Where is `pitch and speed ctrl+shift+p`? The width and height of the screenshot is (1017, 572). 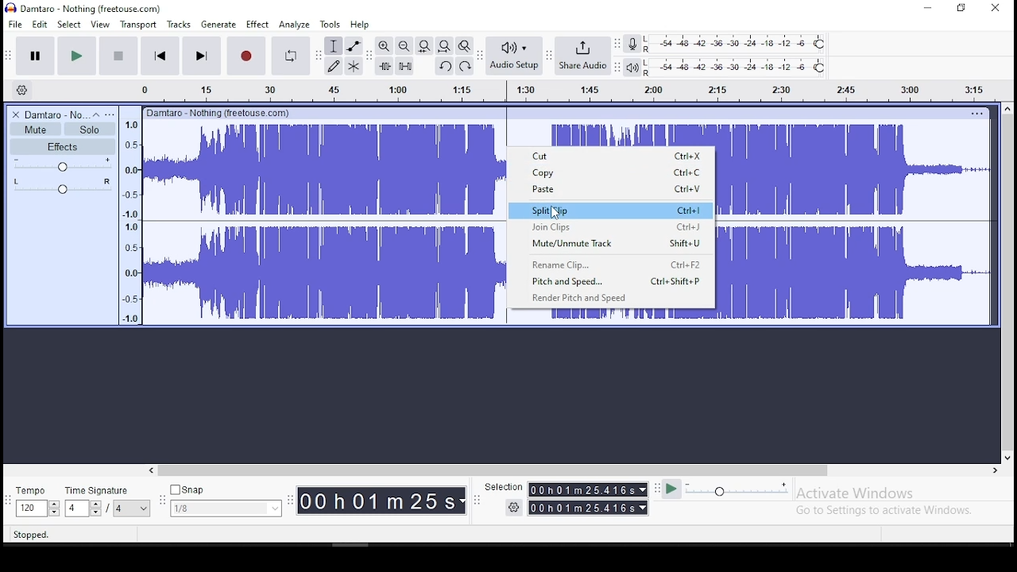
pitch and speed ctrl+shift+p is located at coordinates (618, 280).